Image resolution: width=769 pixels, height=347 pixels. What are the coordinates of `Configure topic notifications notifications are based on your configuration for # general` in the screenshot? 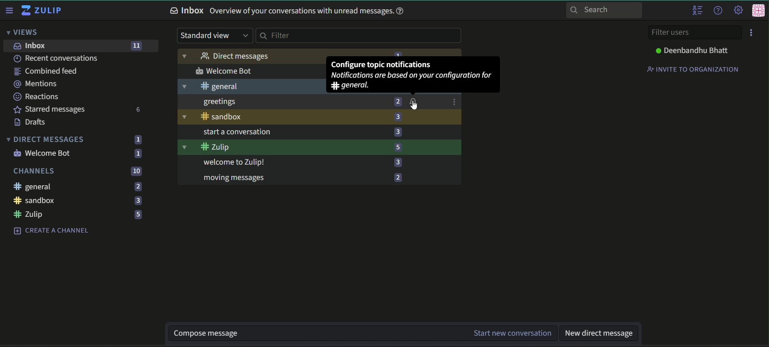 It's located at (412, 74).